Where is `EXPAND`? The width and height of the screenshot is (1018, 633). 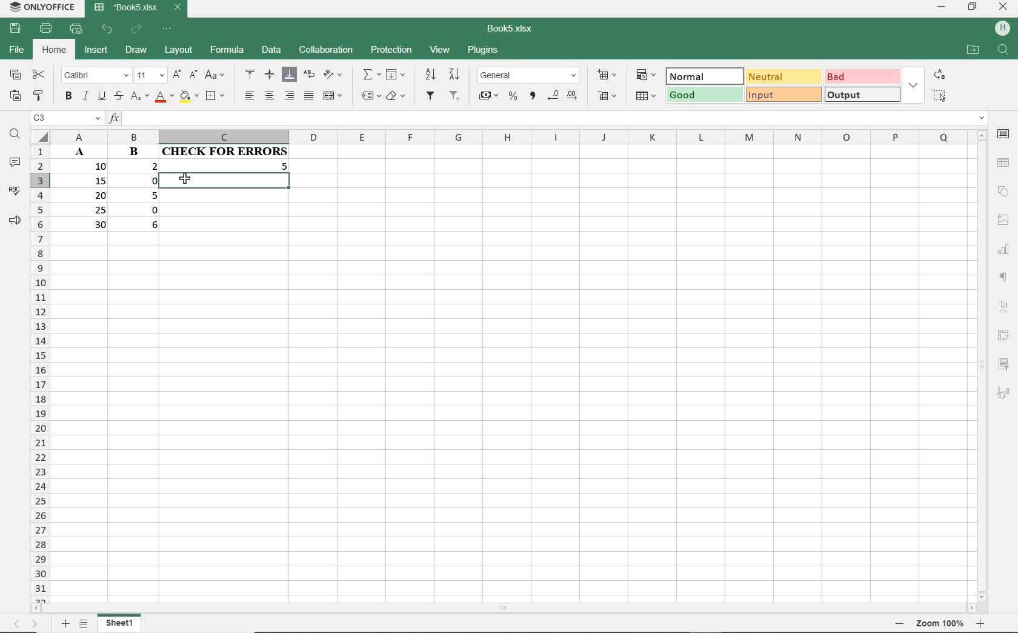 EXPAND is located at coordinates (914, 84).